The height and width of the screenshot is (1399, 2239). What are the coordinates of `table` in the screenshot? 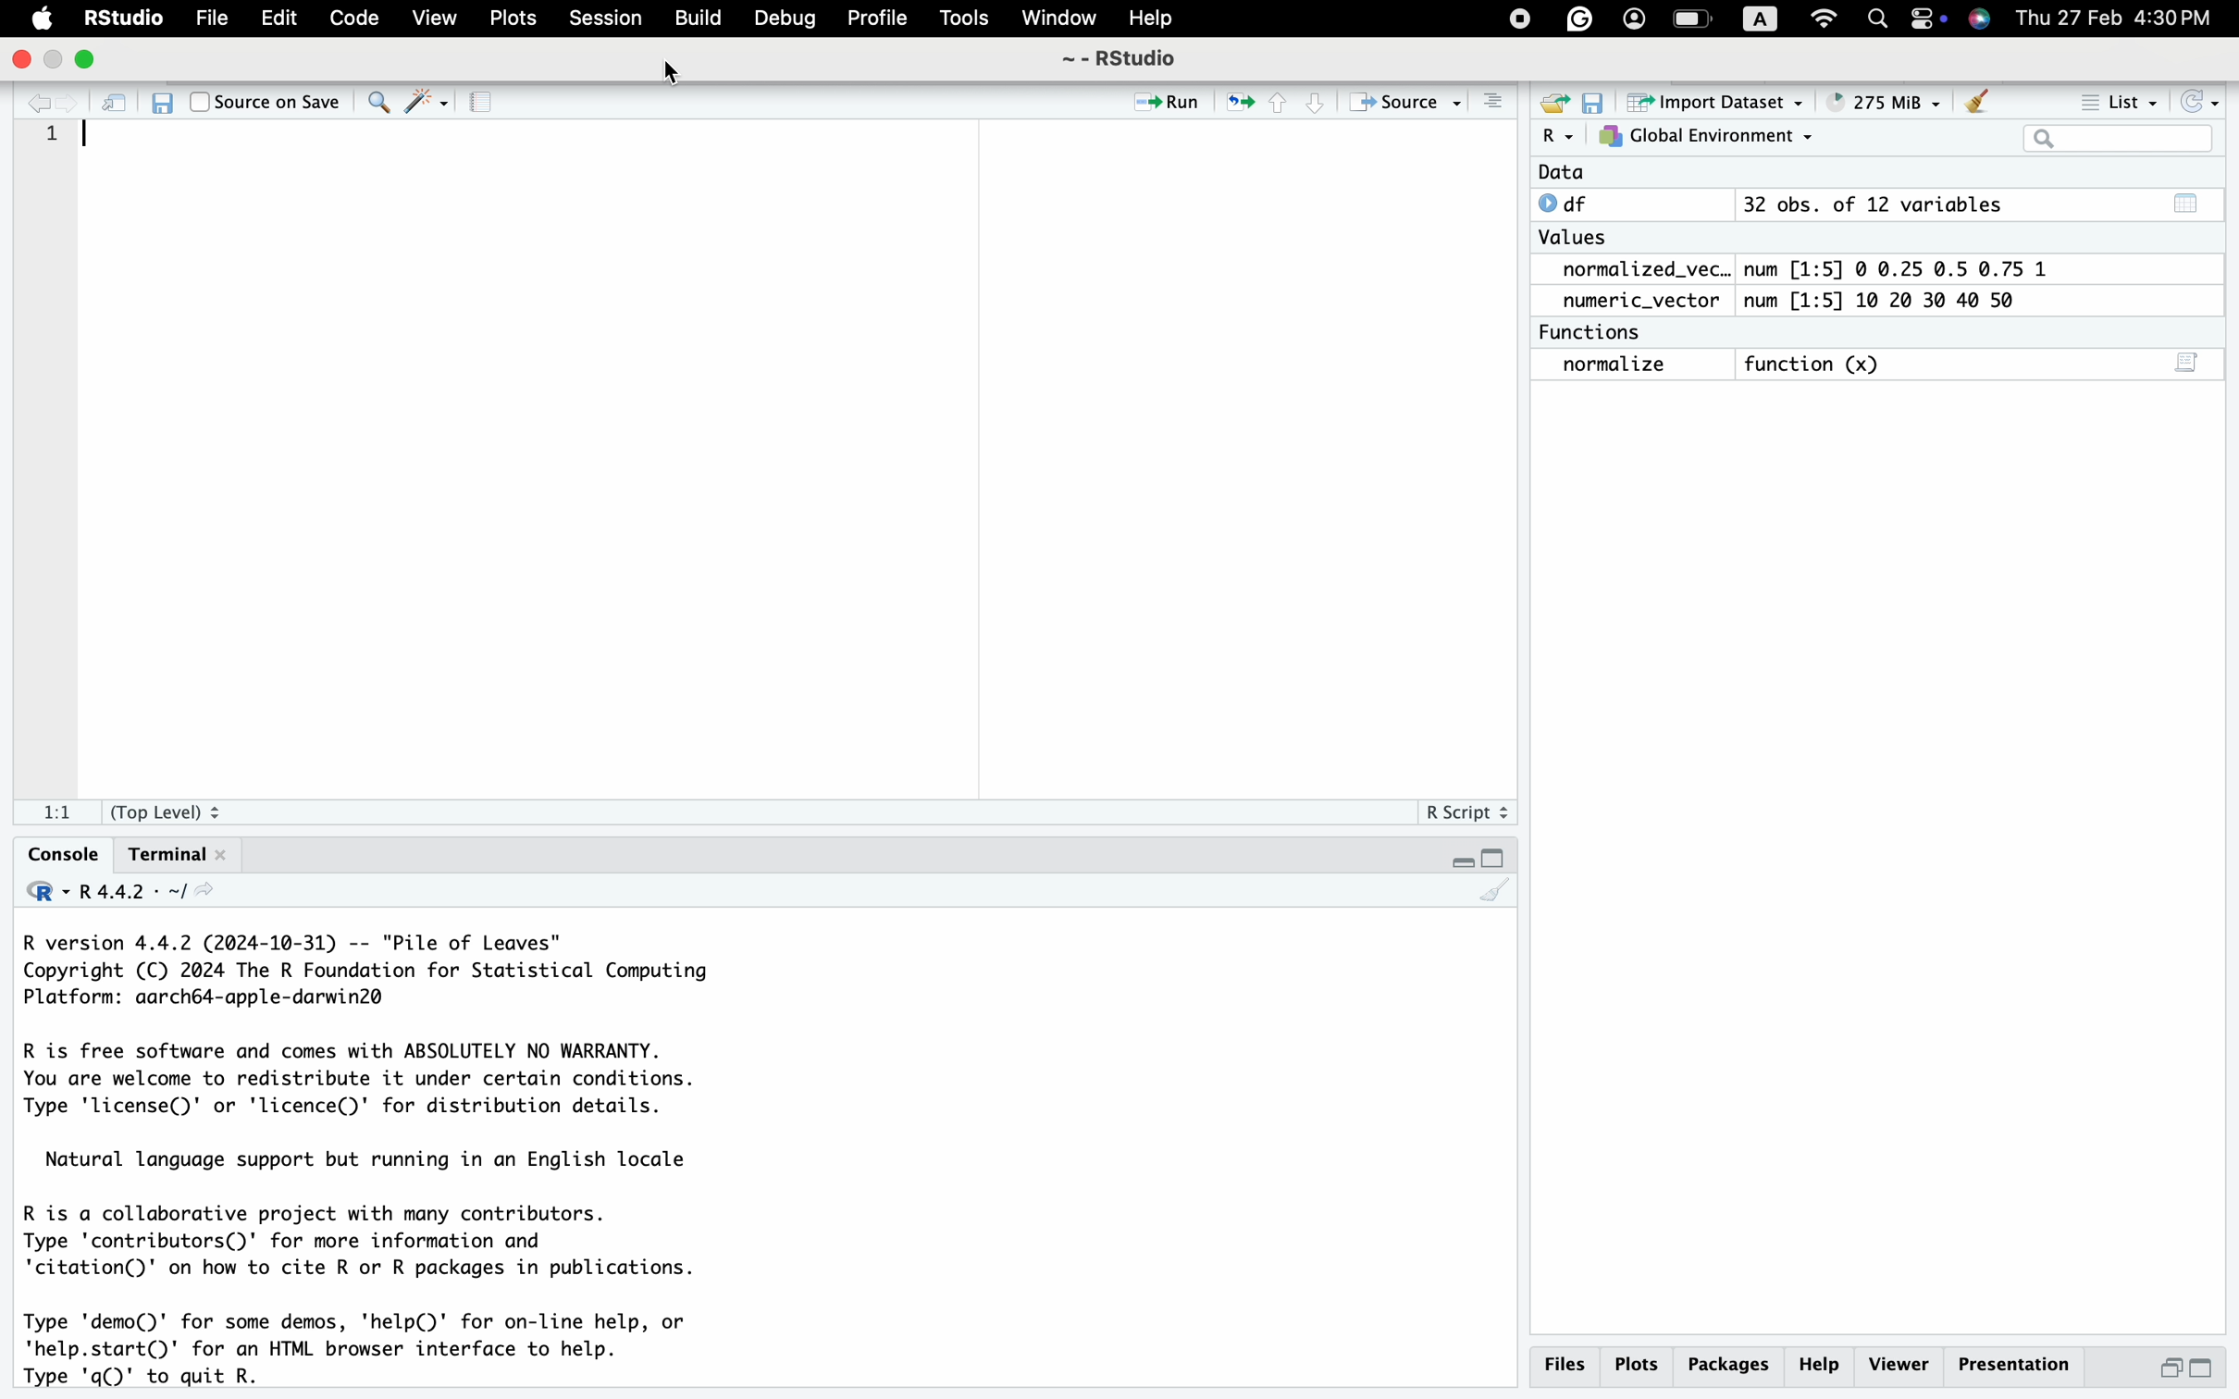 It's located at (2191, 201).